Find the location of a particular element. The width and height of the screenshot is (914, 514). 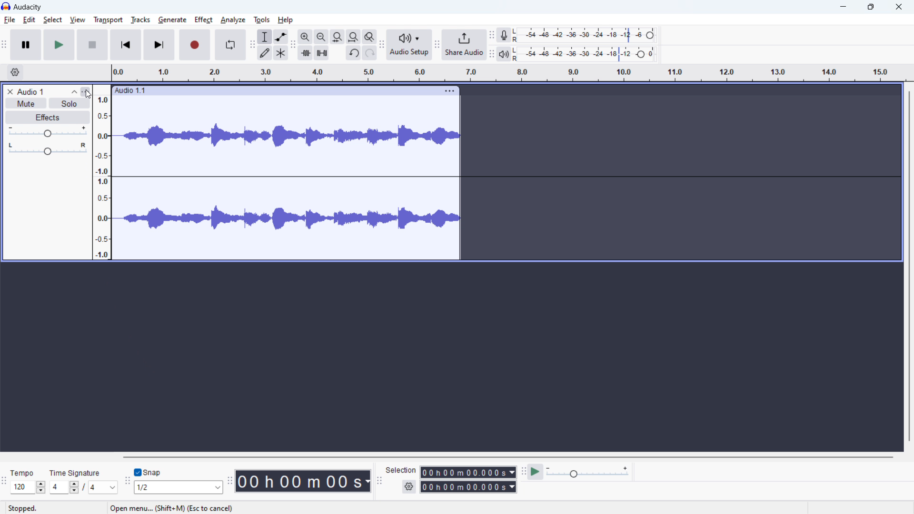

effect is located at coordinates (203, 20).